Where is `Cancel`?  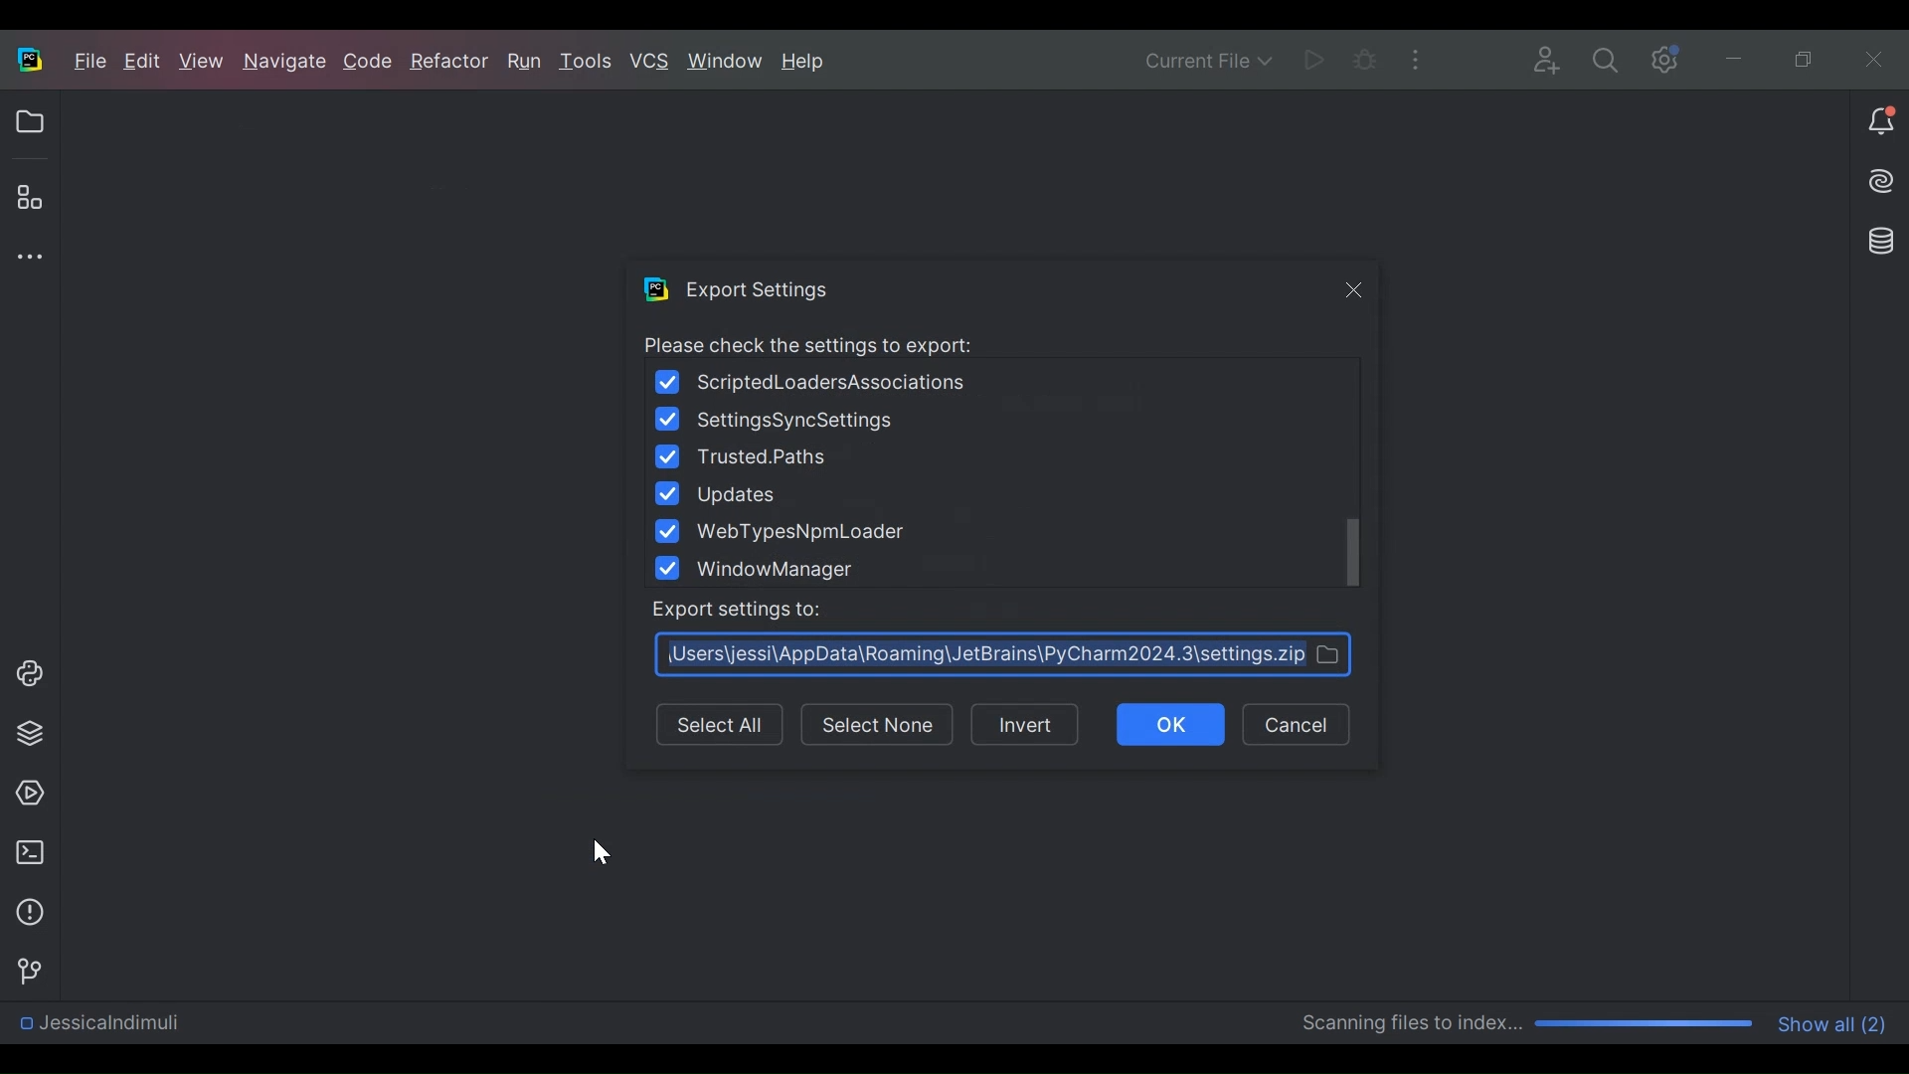 Cancel is located at coordinates (1300, 725).